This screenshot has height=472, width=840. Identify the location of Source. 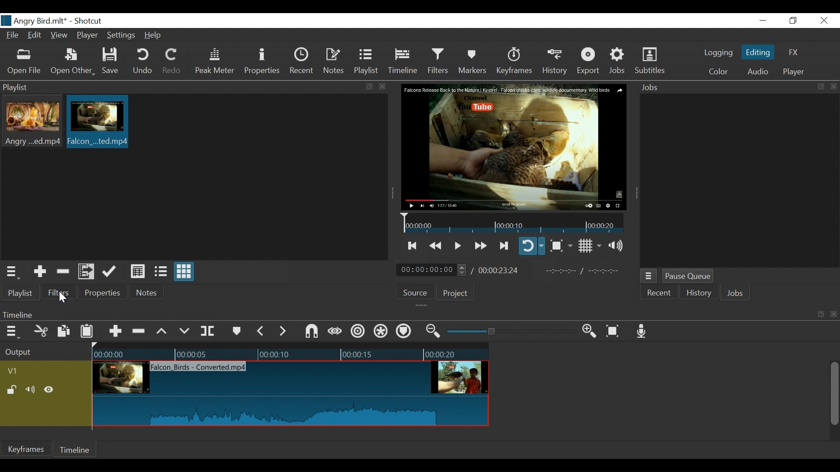
(418, 292).